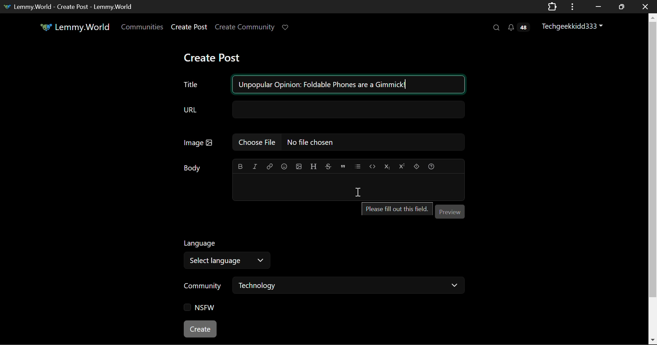  What do you see at coordinates (69, 6) in the screenshot?
I see `Lemmy.World - Create Post - Lemmy.World` at bounding box center [69, 6].